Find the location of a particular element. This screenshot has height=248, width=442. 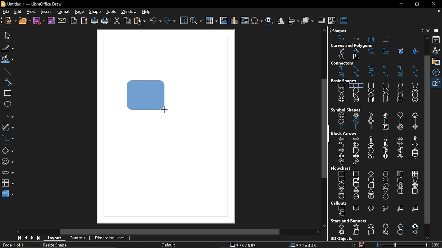

select is located at coordinates (6, 35).